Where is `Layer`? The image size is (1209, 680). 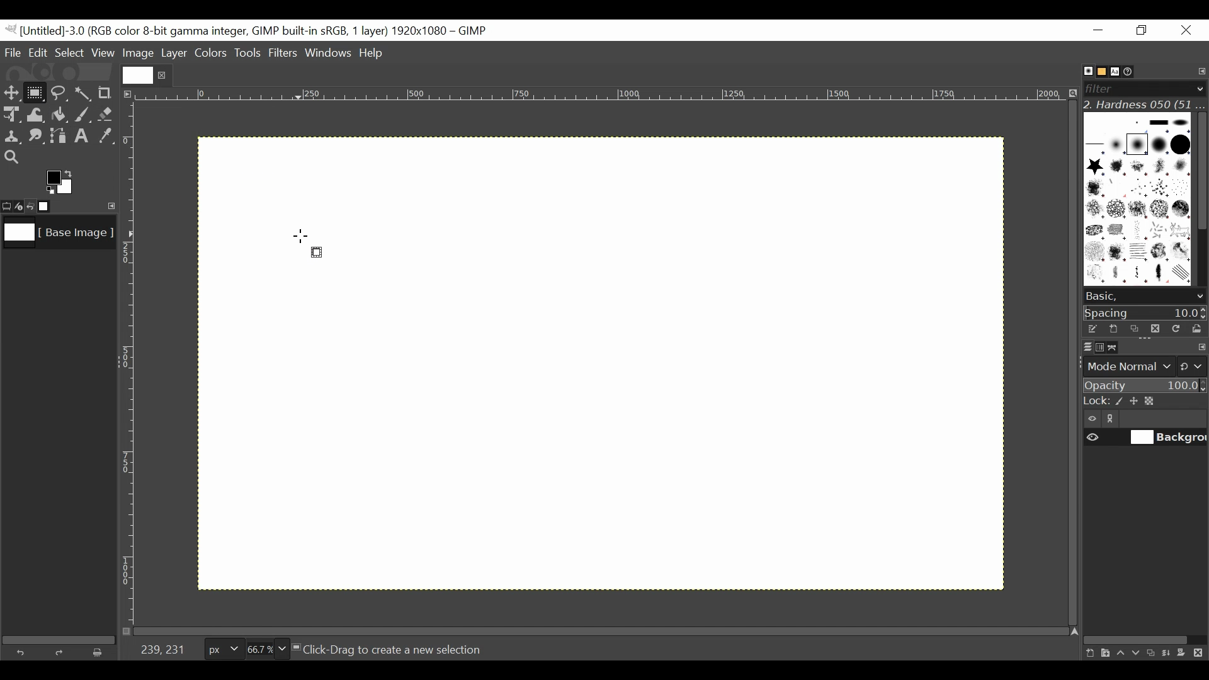 Layer is located at coordinates (173, 52).